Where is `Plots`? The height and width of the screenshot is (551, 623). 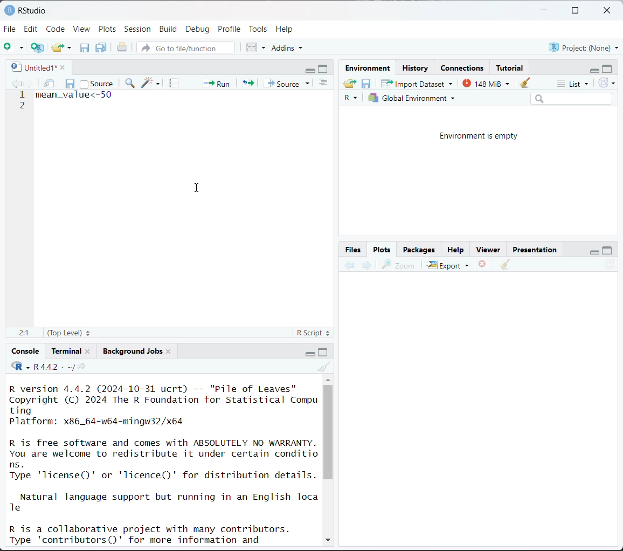
Plots is located at coordinates (382, 249).